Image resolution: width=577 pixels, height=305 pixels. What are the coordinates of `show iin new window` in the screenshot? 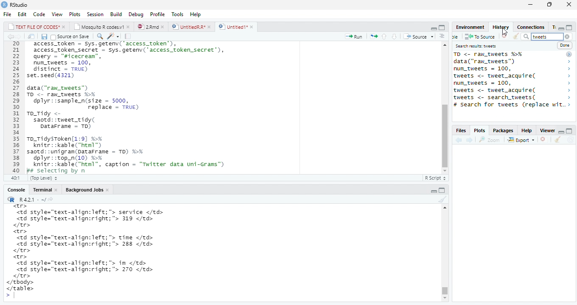 It's located at (31, 36).